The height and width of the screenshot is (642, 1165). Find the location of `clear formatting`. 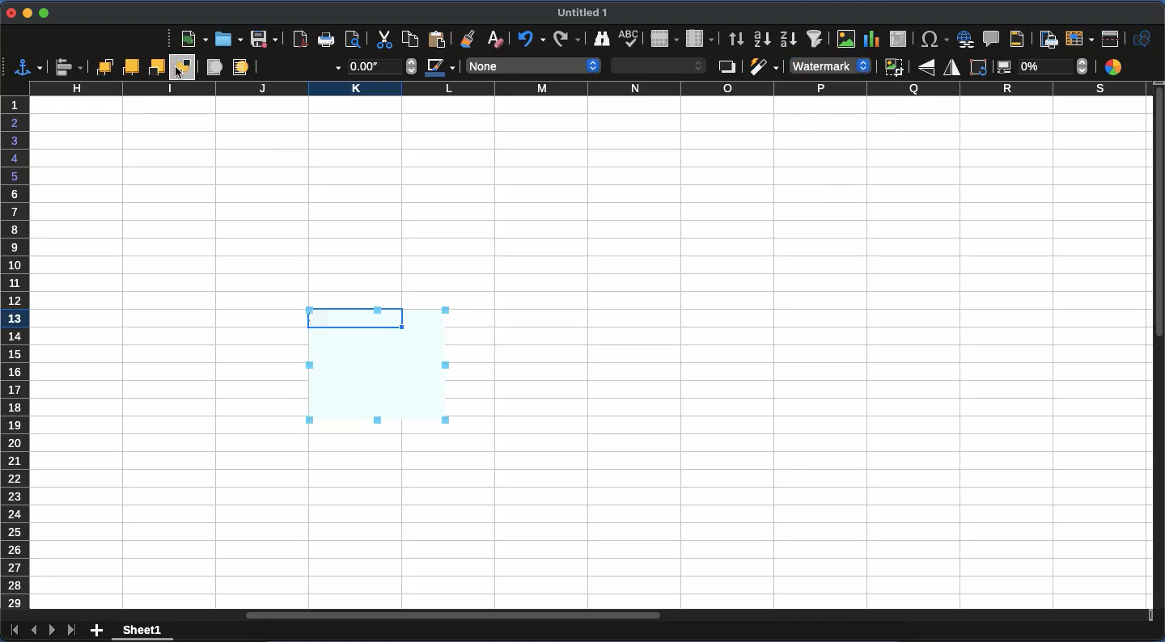

clear formatting is located at coordinates (501, 38).